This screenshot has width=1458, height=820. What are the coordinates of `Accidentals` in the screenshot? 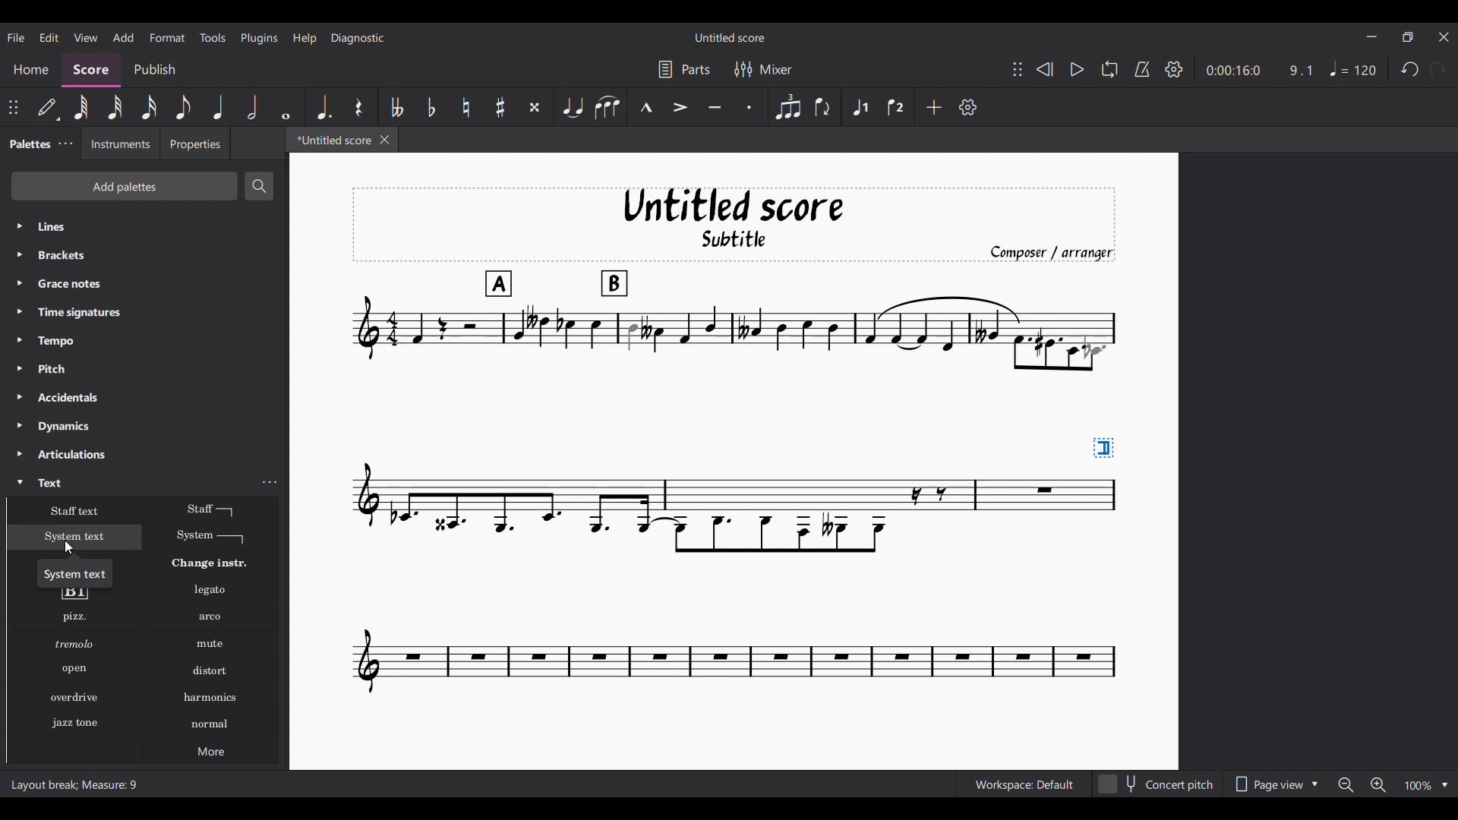 It's located at (144, 397).